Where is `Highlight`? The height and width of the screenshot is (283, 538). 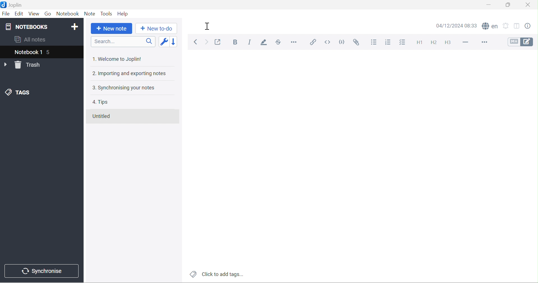
Highlight is located at coordinates (265, 43).